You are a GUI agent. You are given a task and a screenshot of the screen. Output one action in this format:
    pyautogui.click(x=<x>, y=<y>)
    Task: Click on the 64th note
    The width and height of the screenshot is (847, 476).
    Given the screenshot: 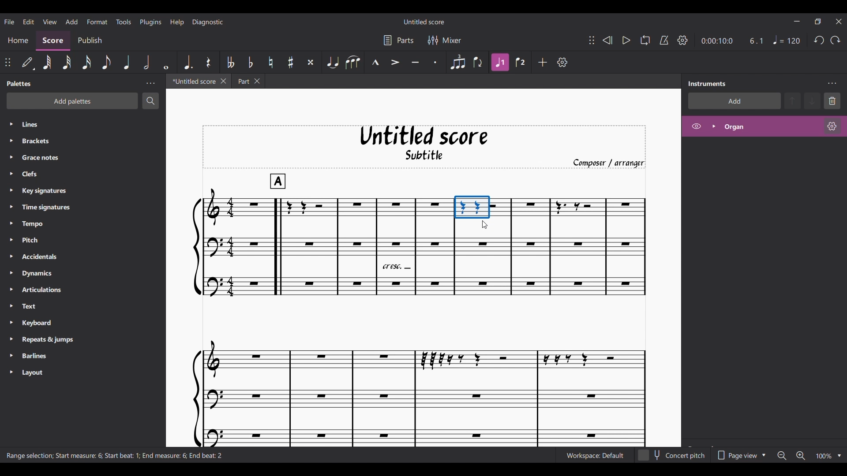 What is the action you would take?
    pyautogui.click(x=47, y=63)
    